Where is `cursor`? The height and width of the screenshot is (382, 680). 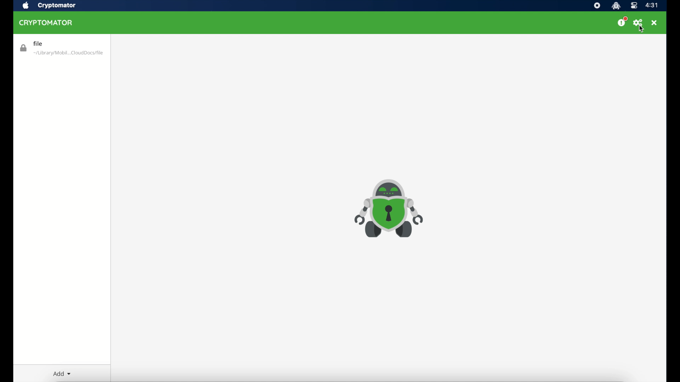
cursor is located at coordinates (643, 30).